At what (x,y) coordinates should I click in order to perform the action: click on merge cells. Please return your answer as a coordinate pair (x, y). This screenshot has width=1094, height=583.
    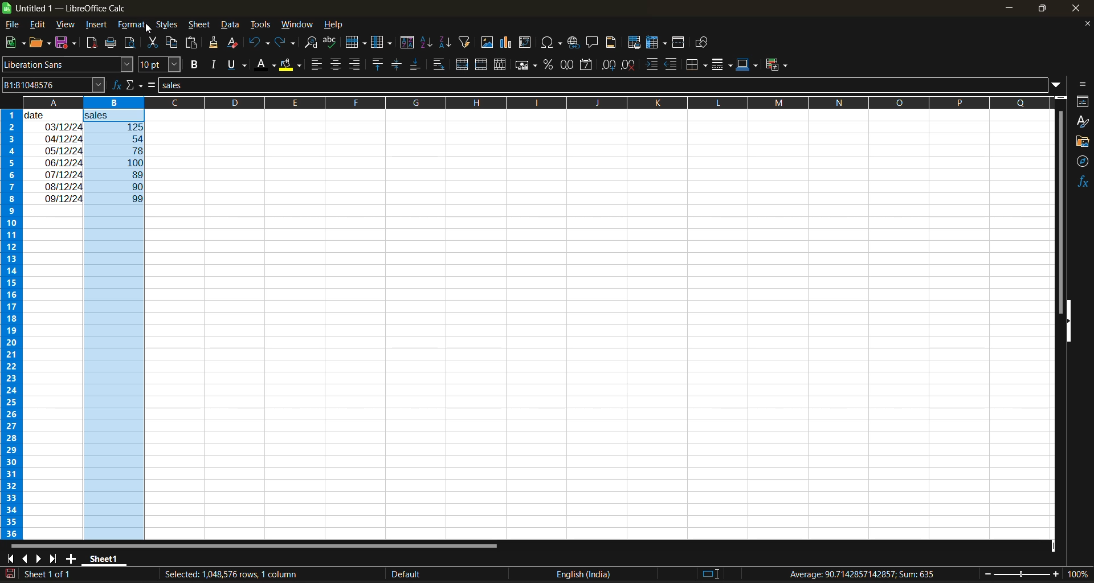
    Looking at the image, I should click on (482, 64).